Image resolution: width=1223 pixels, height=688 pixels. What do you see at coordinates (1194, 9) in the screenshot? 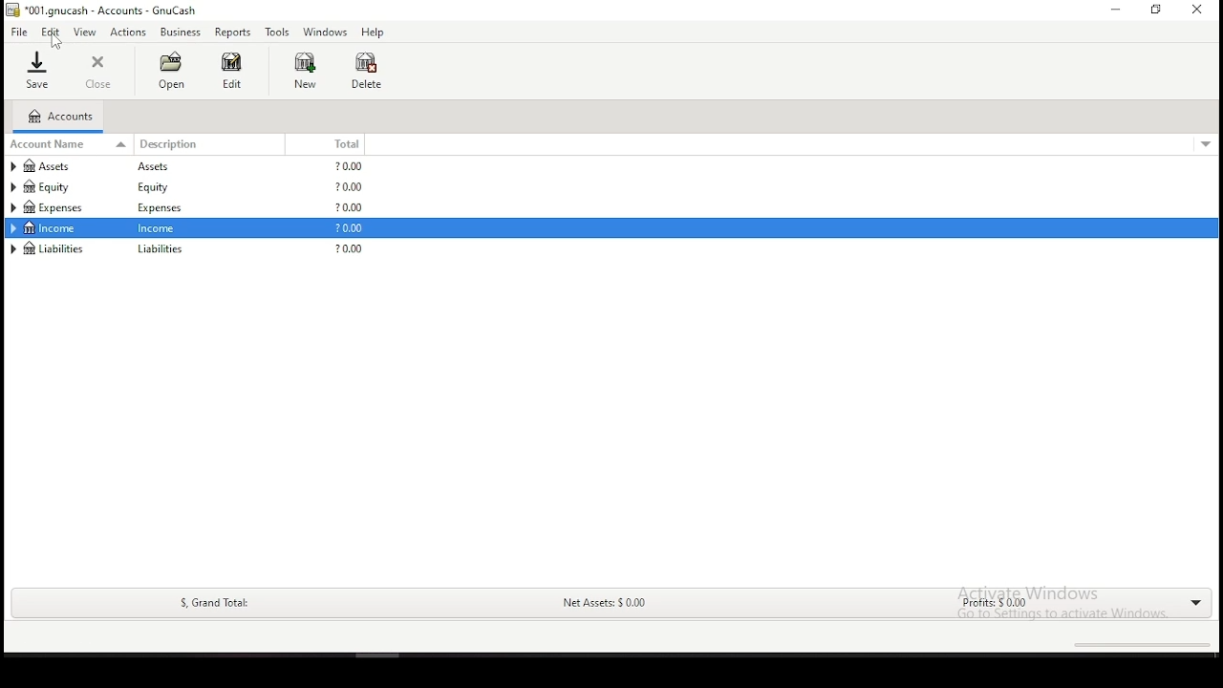
I see `close window` at bounding box center [1194, 9].